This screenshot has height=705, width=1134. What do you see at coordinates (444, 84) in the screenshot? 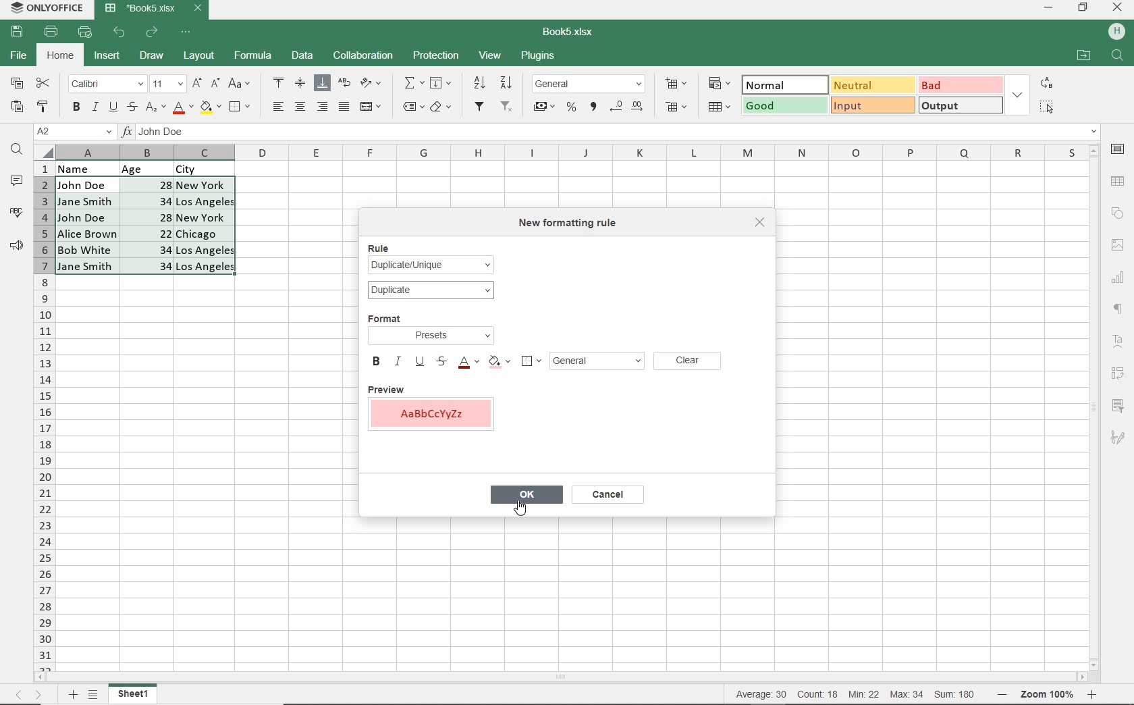
I see `FILL` at bounding box center [444, 84].